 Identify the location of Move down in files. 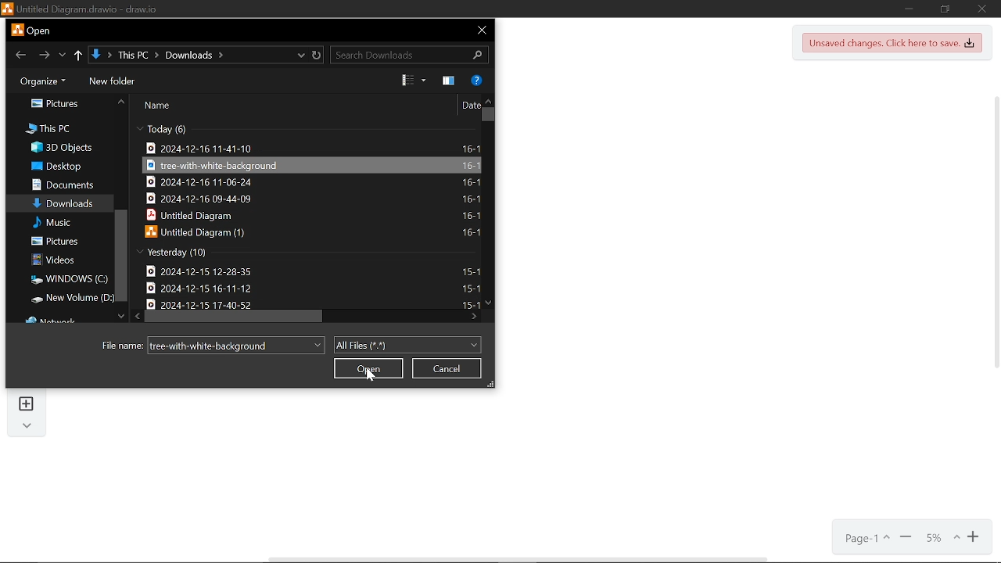
(488, 303).